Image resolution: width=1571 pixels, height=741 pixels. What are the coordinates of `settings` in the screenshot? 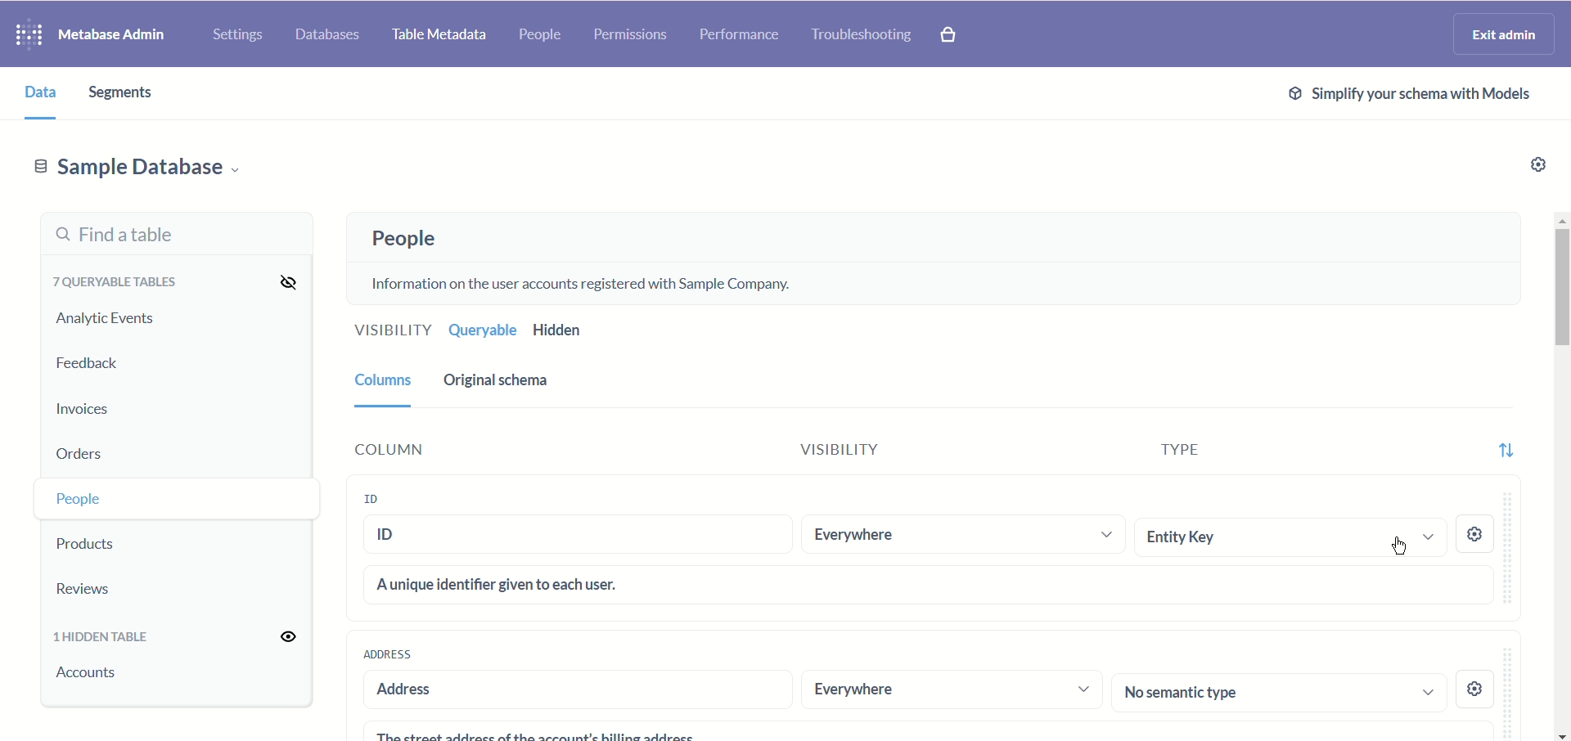 It's located at (1477, 685).